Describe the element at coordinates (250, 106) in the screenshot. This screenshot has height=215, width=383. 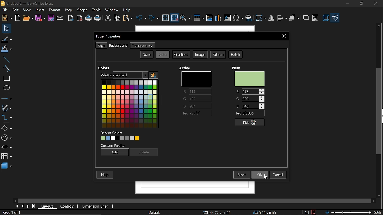
I see `B` at that location.